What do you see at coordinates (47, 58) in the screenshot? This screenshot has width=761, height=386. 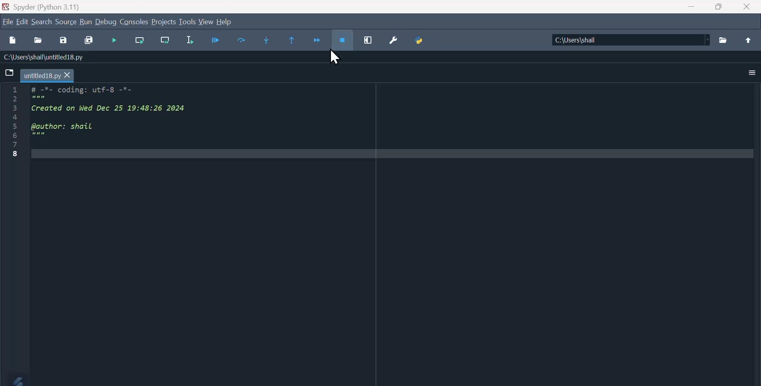 I see `C:\Users\shail\untitled18.py` at bounding box center [47, 58].